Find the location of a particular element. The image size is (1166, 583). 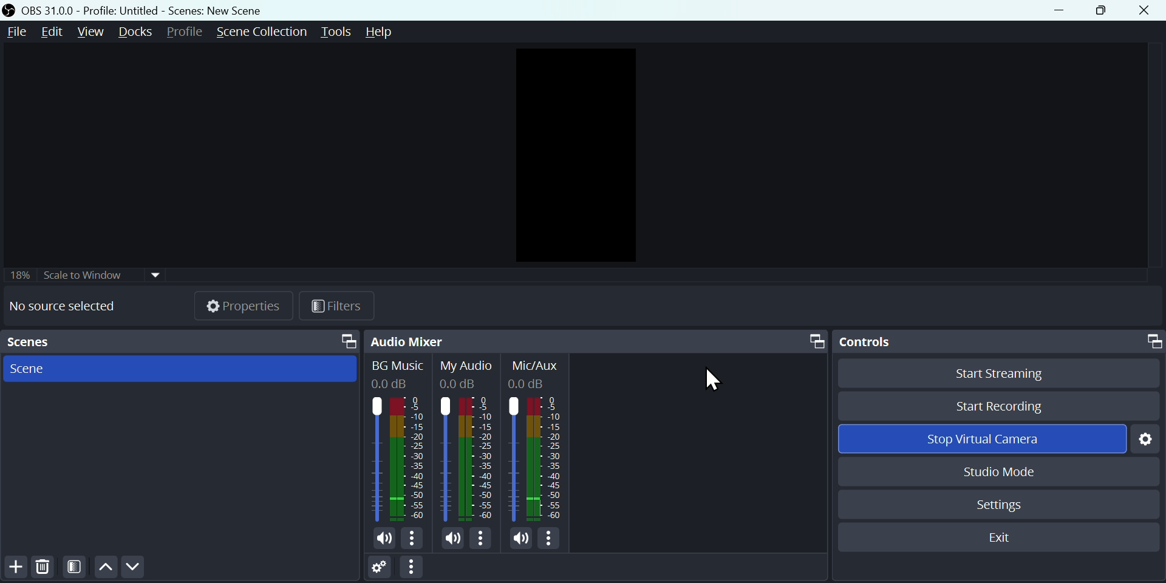

Docks is located at coordinates (137, 32).